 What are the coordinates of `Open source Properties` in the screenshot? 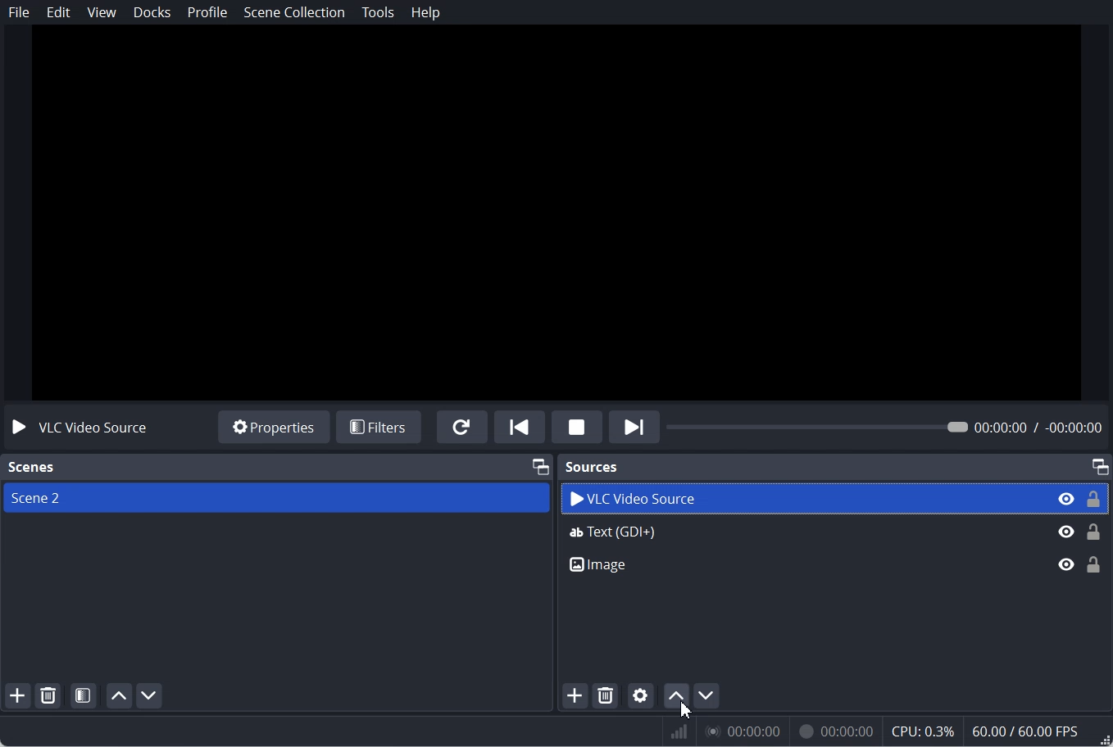 It's located at (642, 694).